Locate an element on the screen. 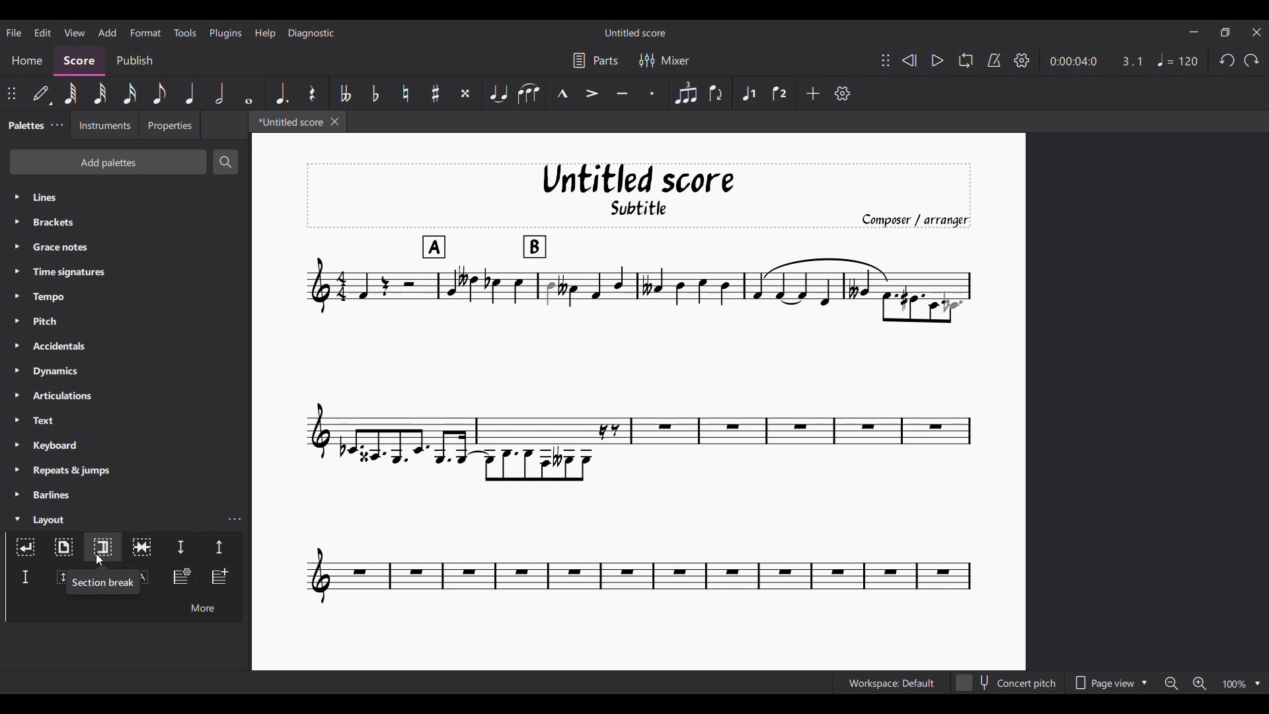 The height and width of the screenshot is (714, 1269). Augmentation dot is located at coordinates (280, 93).